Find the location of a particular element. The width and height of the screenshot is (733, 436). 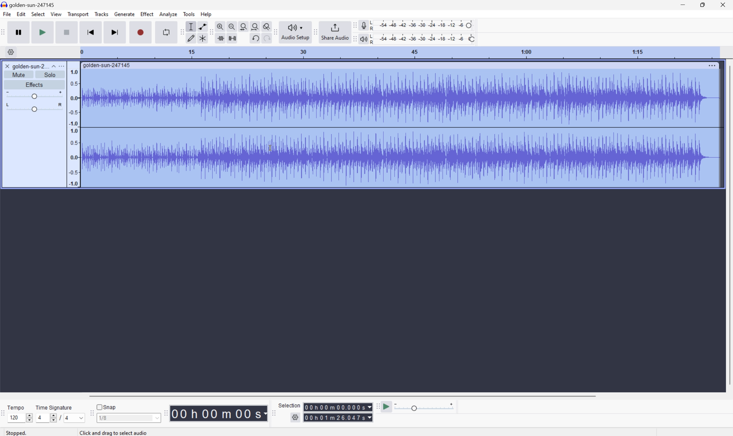

Close is located at coordinates (723, 4).